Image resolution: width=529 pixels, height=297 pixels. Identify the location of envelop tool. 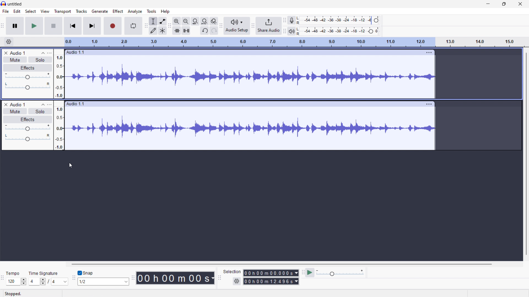
(163, 21).